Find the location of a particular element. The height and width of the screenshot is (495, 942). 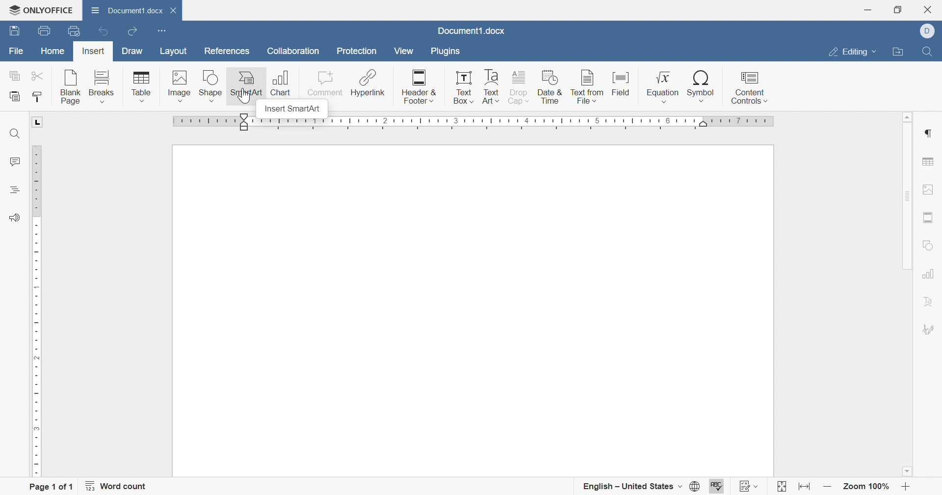

ONLYOFFICE is located at coordinates (42, 10).